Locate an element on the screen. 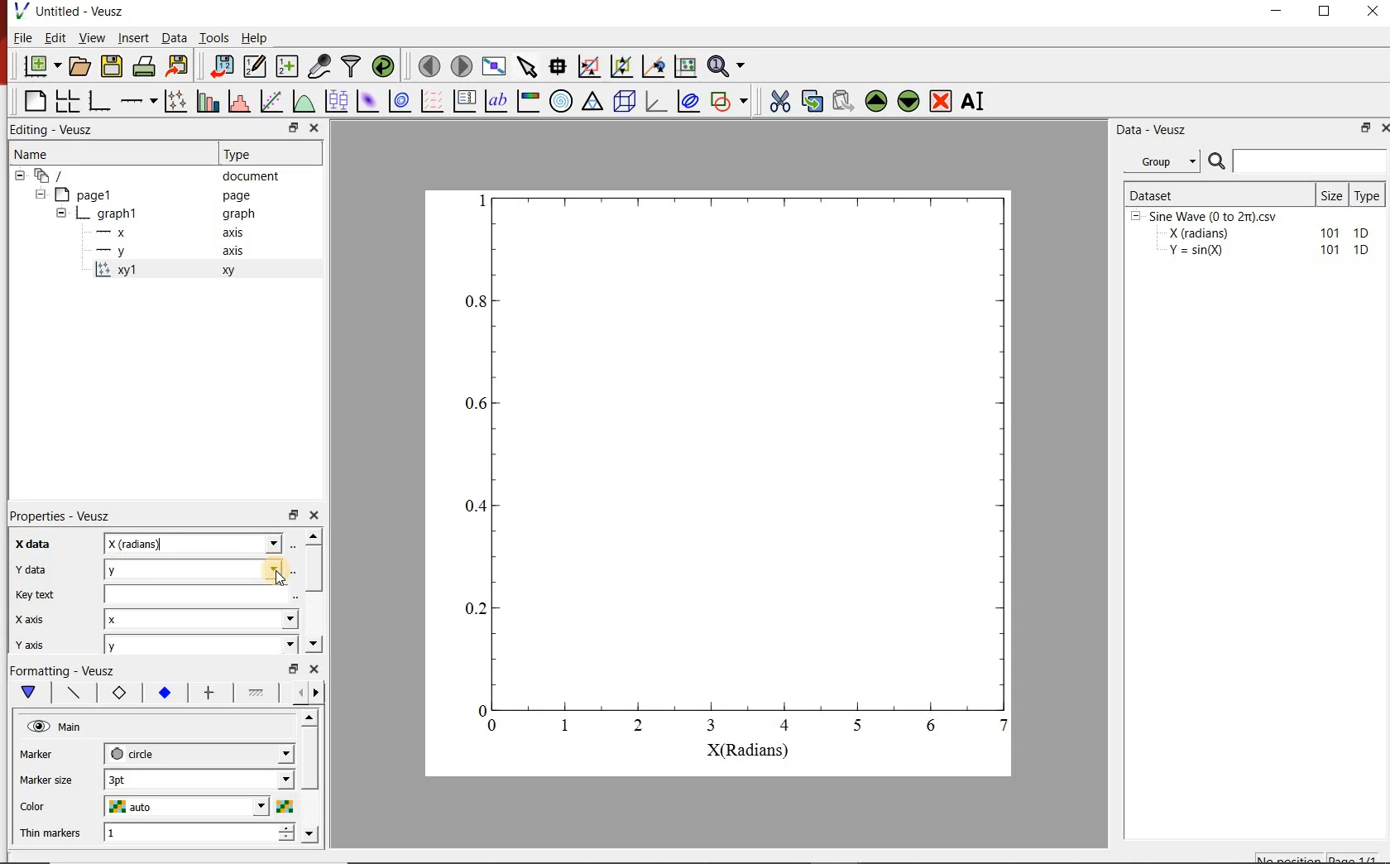 Image resolution: width=1390 pixels, height=864 pixels. no positions is located at coordinates (1318, 857).